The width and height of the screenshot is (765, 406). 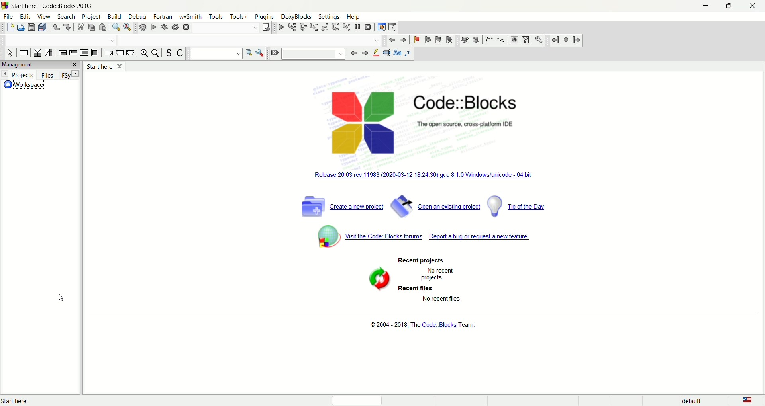 What do you see at coordinates (239, 16) in the screenshot?
I see `tools` at bounding box center [239, 16].